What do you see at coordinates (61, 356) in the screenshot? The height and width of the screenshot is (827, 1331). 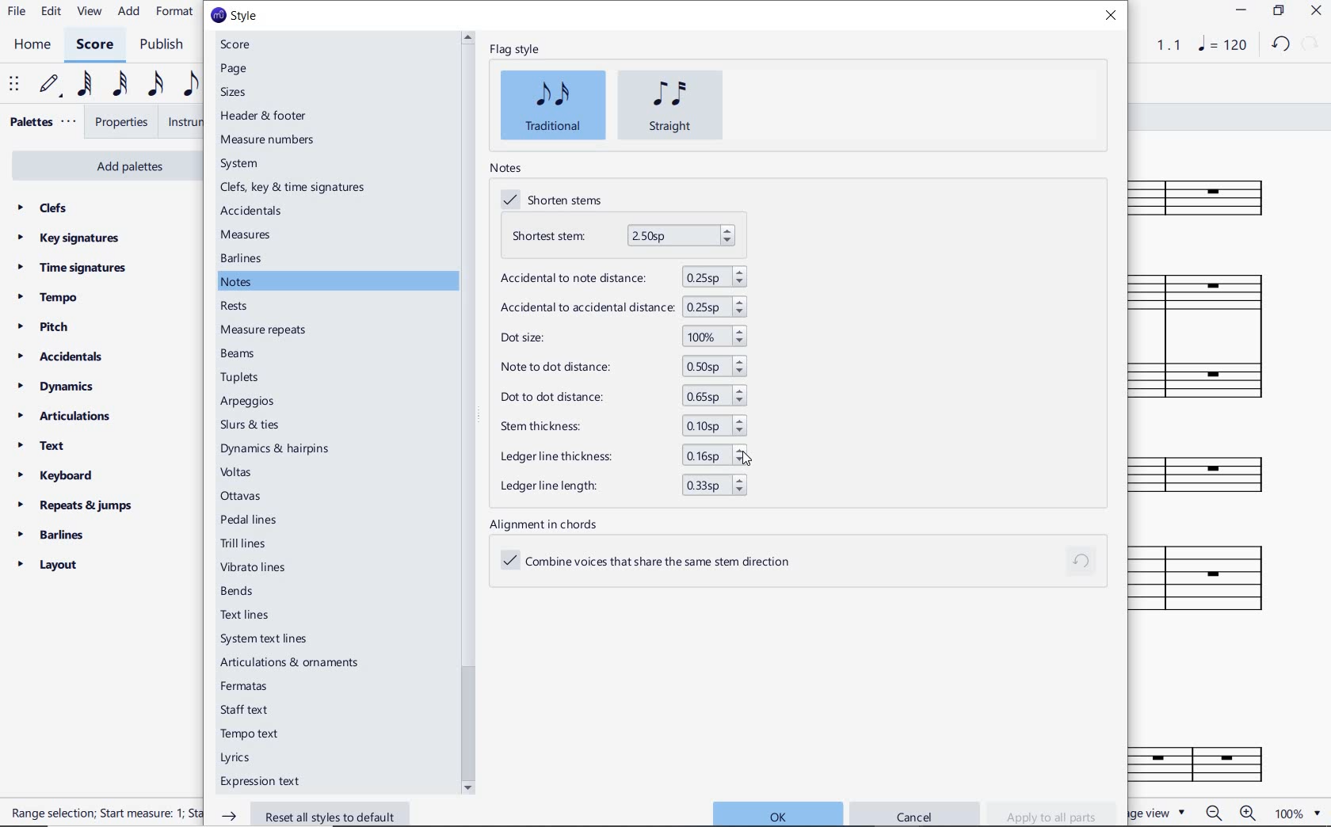 I see `accidentals` at bounding box center [61, 356].